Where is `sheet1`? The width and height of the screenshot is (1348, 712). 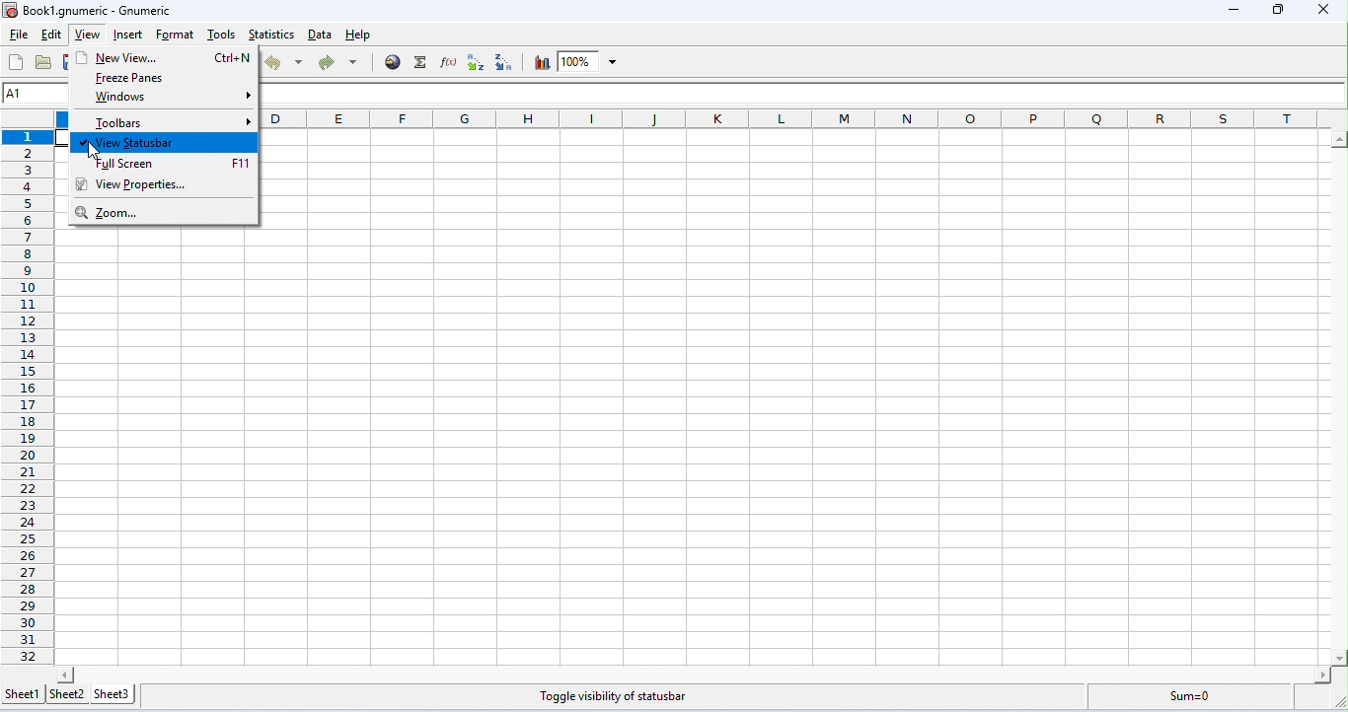 sheet1 is located at coordinates (21, 697).